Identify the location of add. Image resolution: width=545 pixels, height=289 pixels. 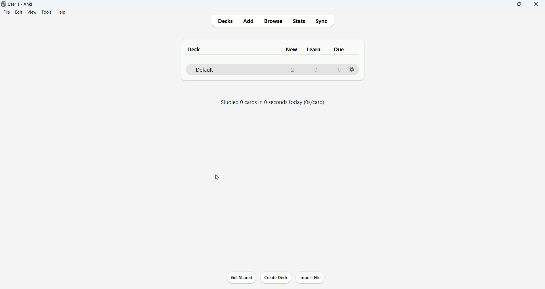
(249, 22).